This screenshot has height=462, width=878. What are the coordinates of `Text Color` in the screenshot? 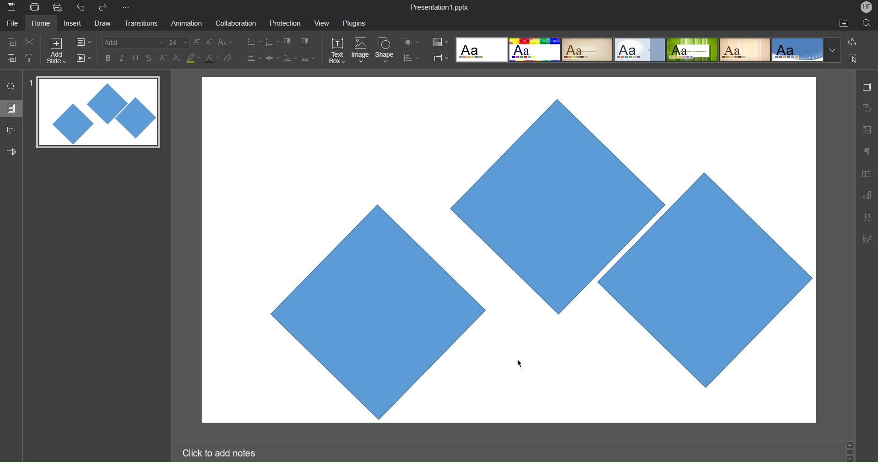 It's located at (212, 58).